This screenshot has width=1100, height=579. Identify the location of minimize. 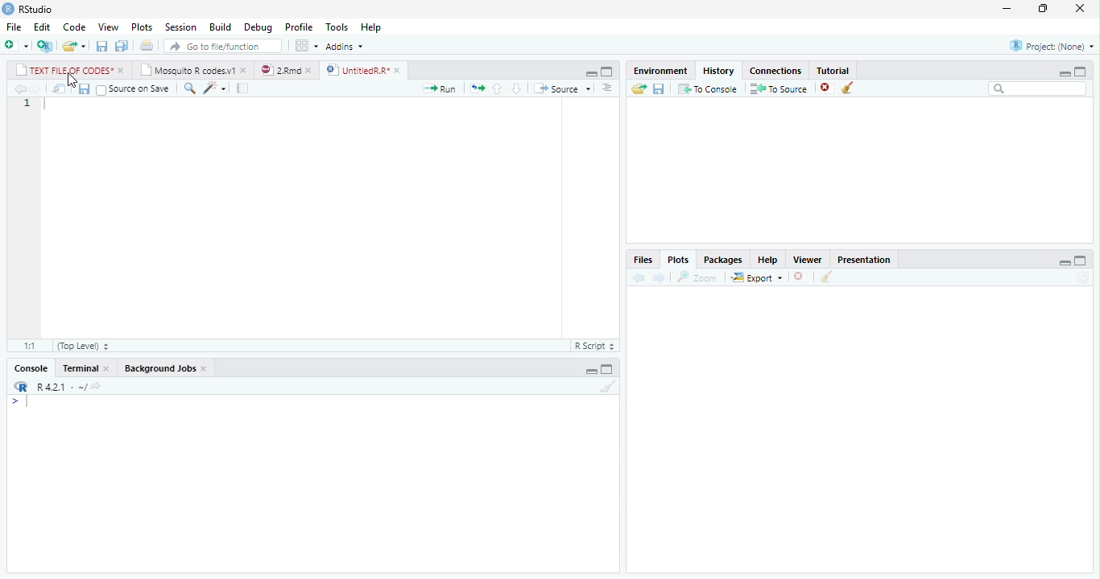
(1064, 73).